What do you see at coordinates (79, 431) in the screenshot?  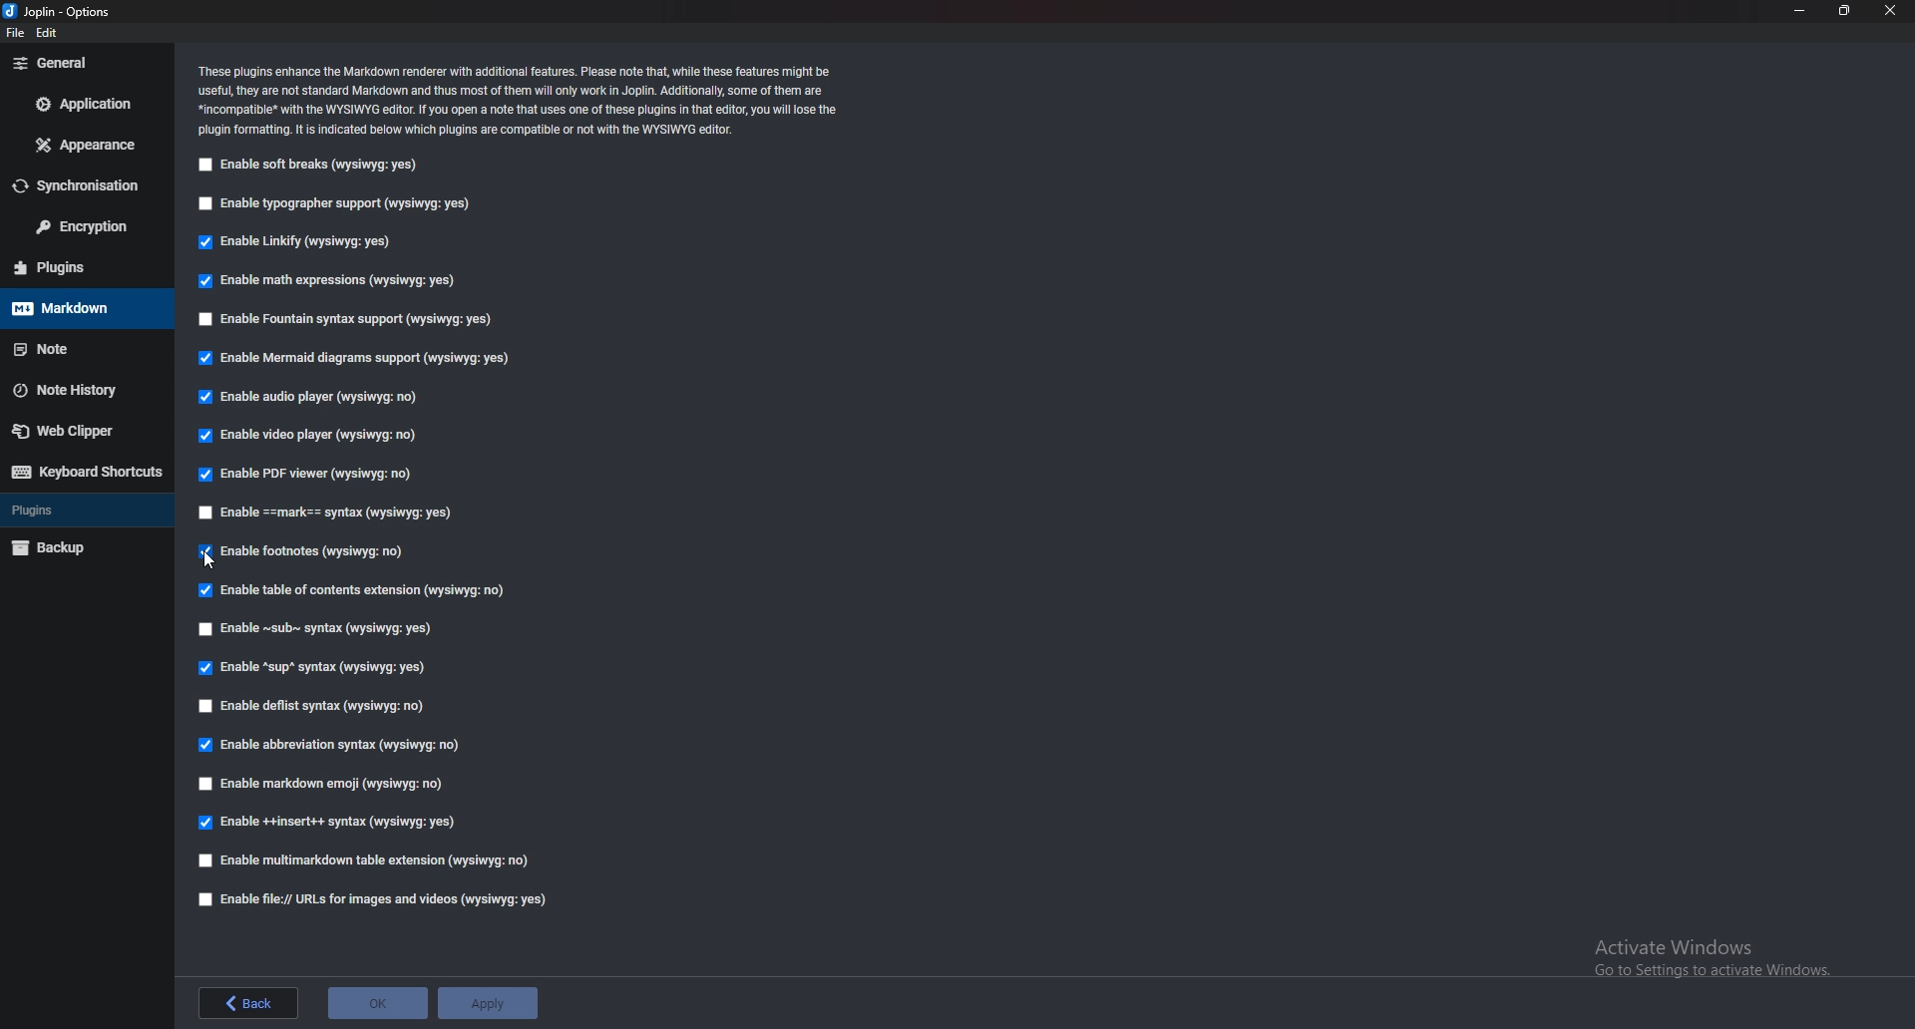 I see `Web clipper` at bounding box center [79, 431].